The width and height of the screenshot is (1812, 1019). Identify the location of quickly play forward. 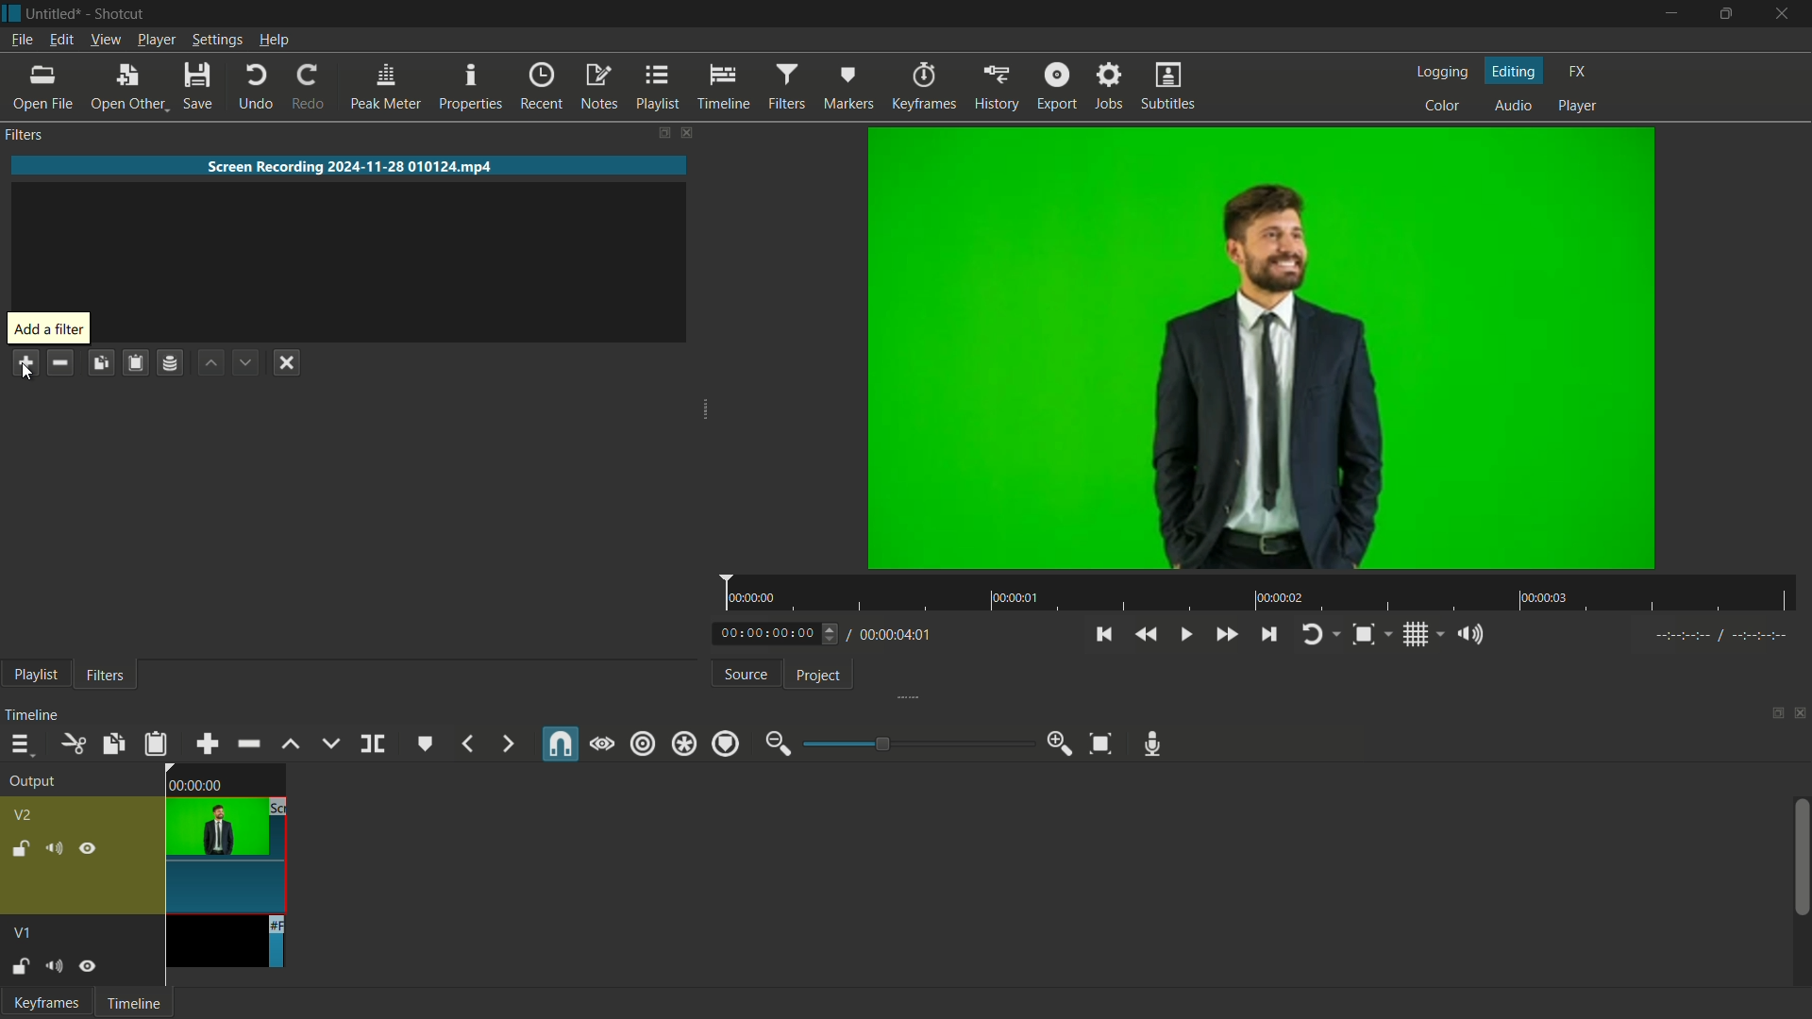
(1226, 635).